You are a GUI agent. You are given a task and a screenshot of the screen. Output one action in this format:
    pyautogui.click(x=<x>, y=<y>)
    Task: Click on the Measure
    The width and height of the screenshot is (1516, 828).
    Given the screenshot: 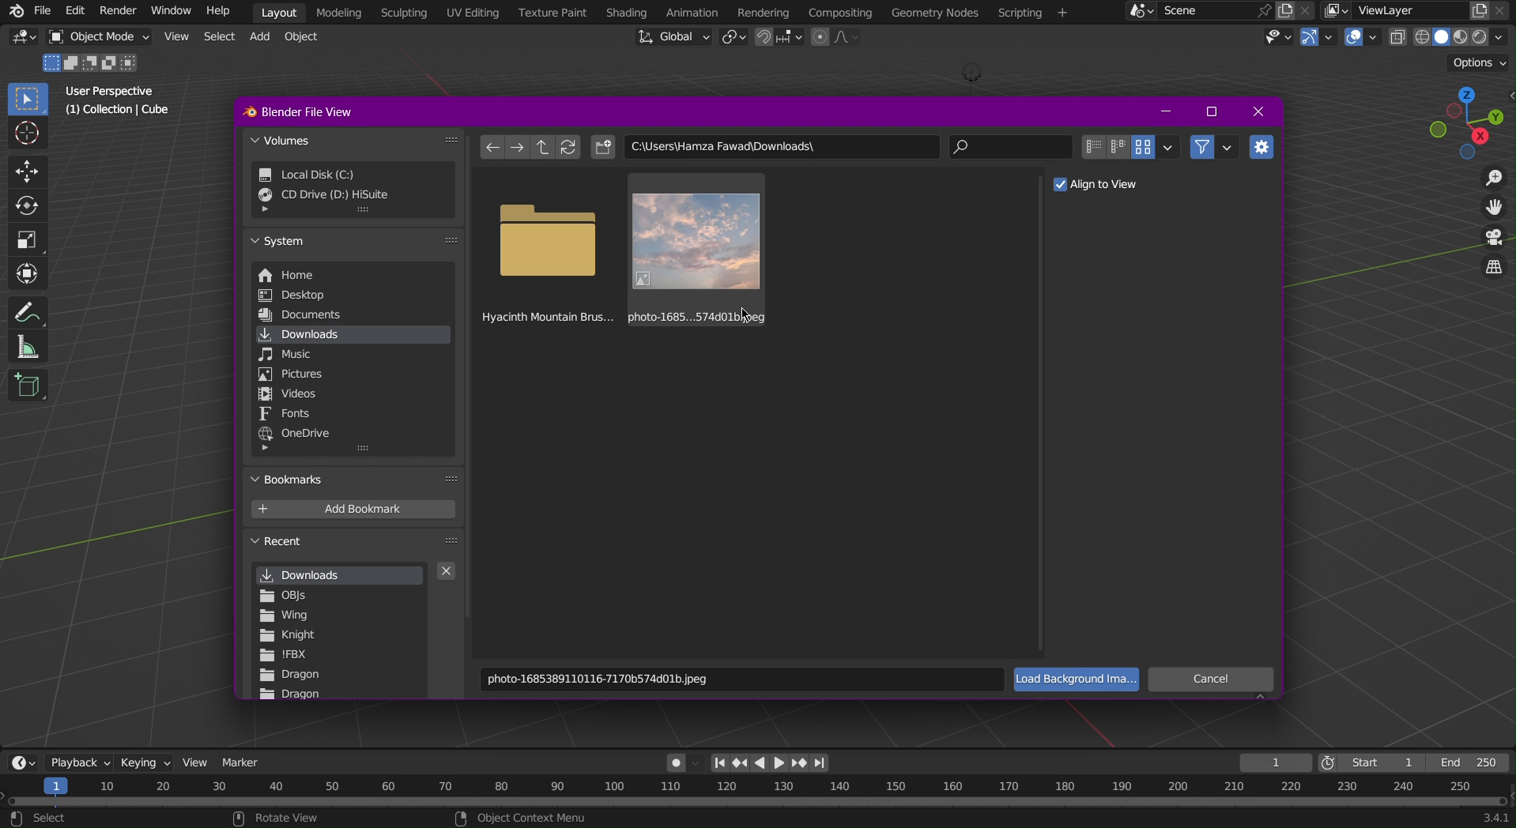 What is the action you would take?
    pyautogui.click(x=25, y=348)
    